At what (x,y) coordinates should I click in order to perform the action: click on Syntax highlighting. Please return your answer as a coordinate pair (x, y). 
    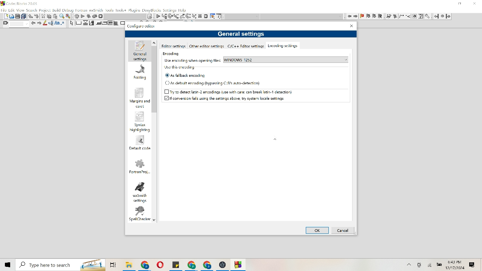
    Looking at the image, I should click on (139, 122).